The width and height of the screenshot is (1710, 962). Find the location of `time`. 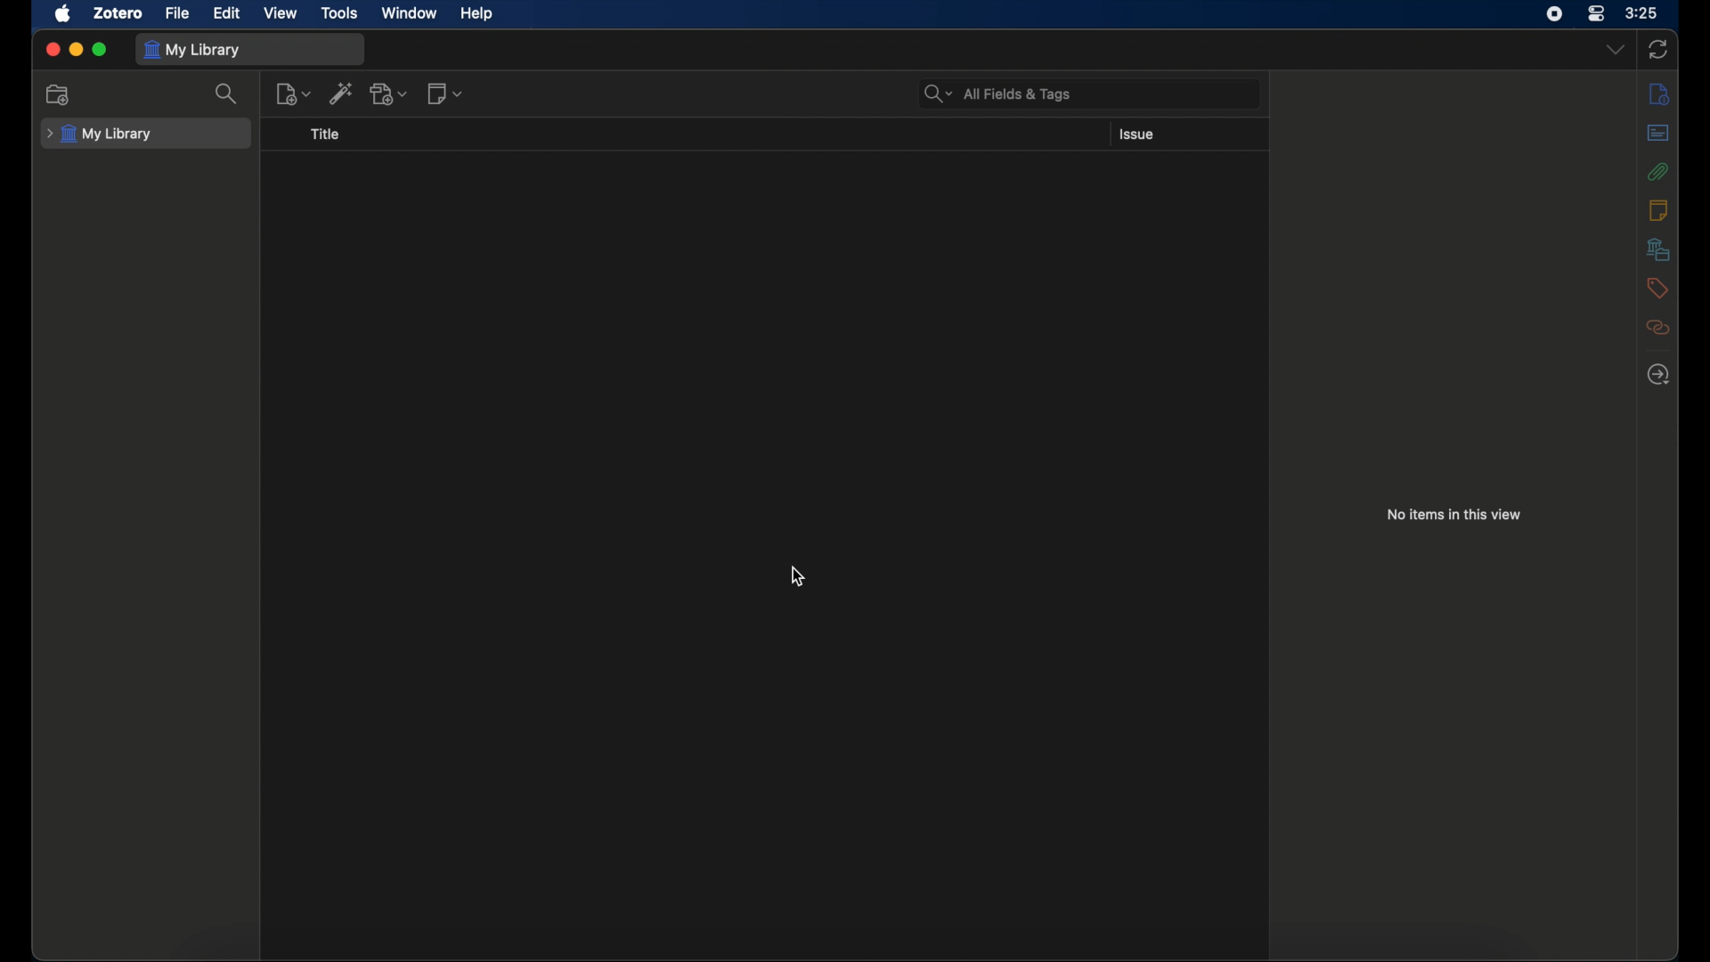

time is located at coordinates (1642, 13).